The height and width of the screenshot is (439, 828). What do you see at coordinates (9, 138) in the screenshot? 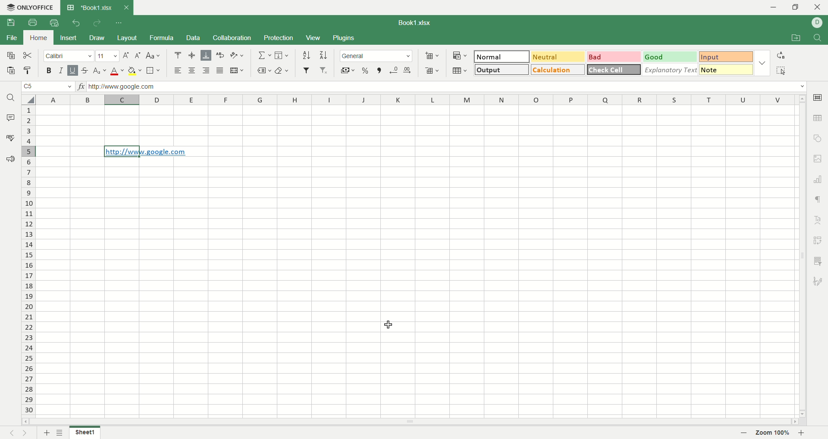
I see `spell check` at bounding box center [9, 138].